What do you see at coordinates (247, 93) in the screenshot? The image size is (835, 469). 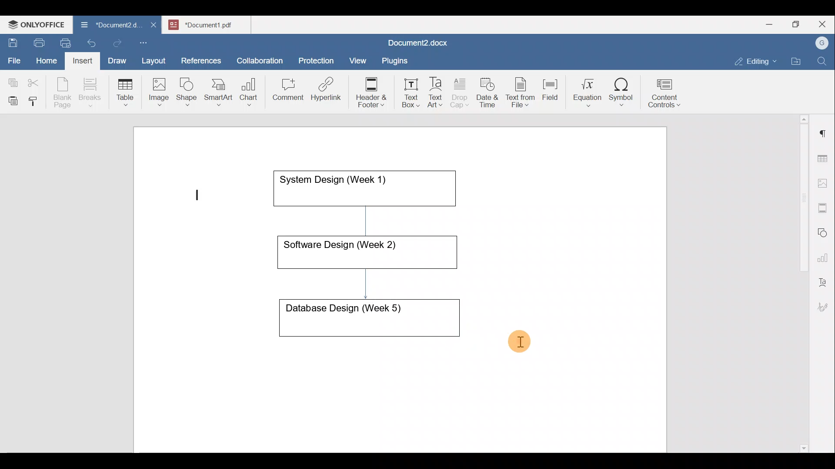 I see `Chart` at bounding box center [247, 93].